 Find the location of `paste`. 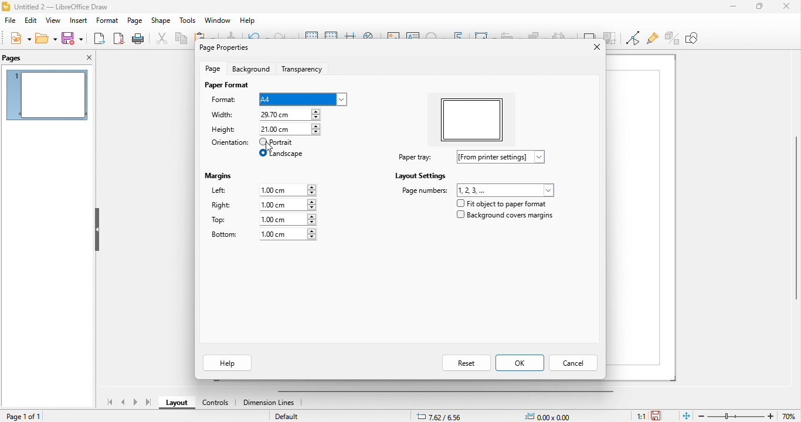

paste is located at coordinates (203, 35).